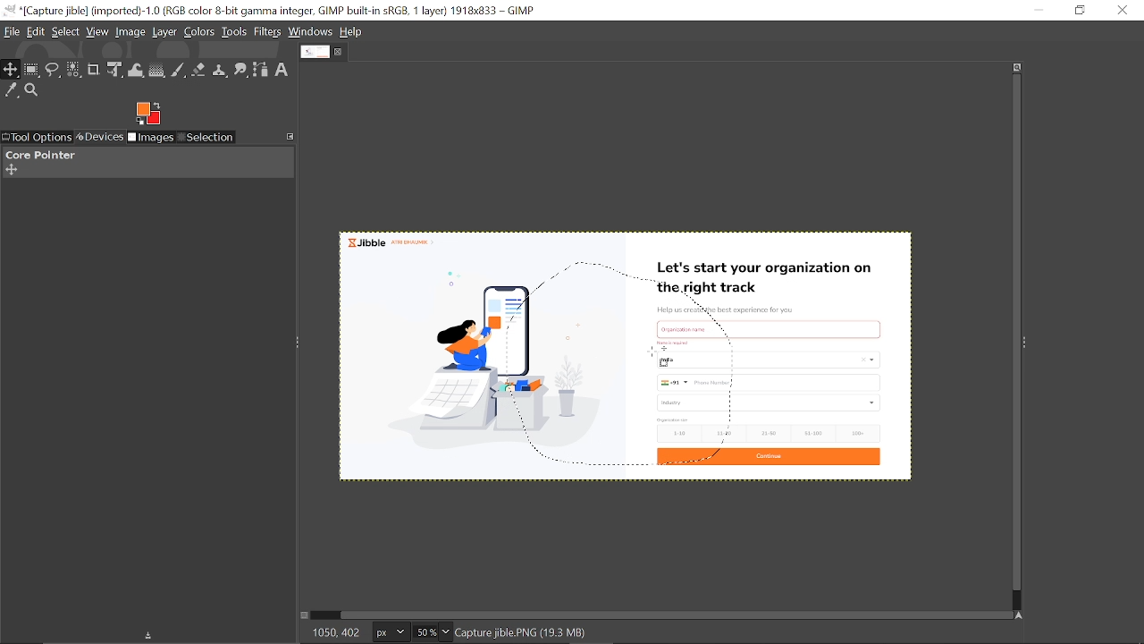  What do you see at coordinates (1038, 9) in the screenshot?
I see `Minimize` at bounding box center [1038, 9].